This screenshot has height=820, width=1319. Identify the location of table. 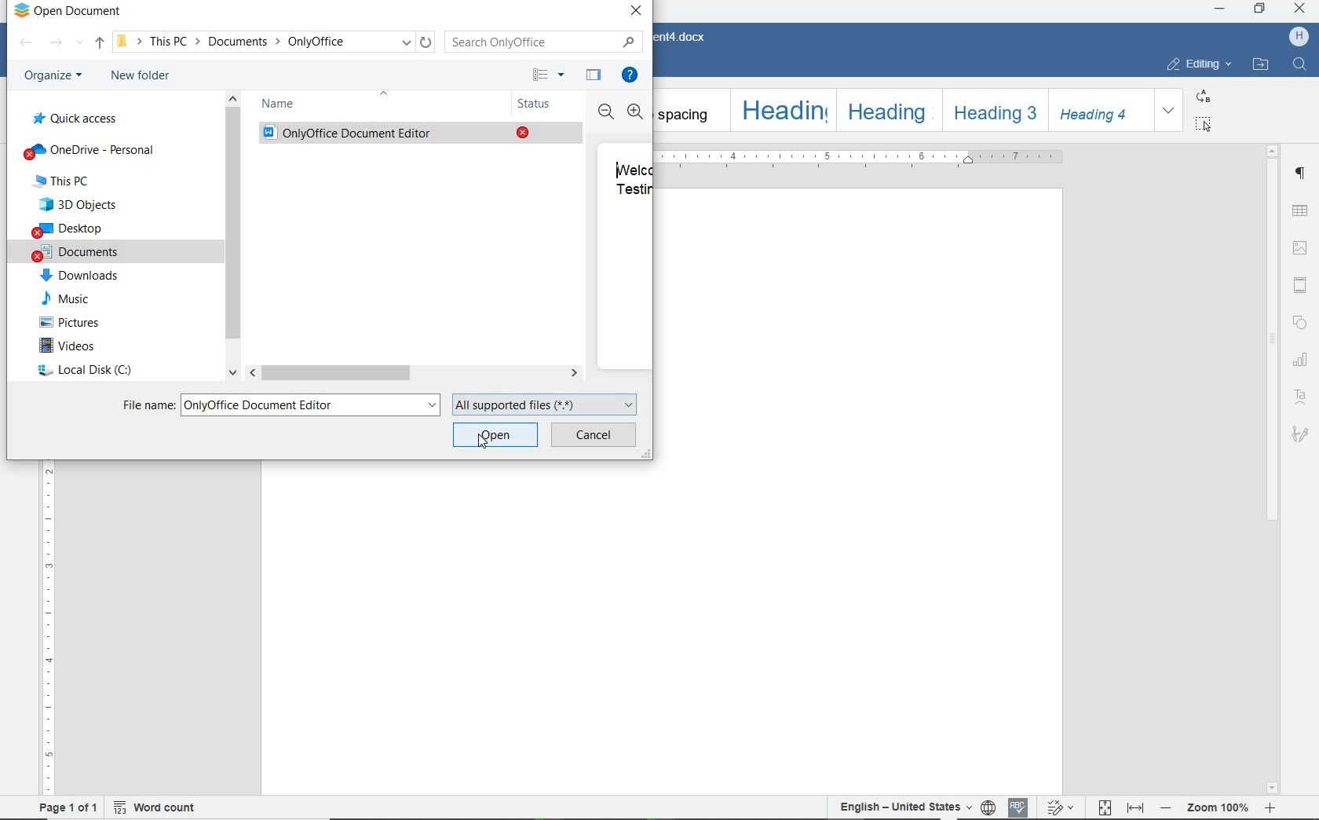
(1300, 212).